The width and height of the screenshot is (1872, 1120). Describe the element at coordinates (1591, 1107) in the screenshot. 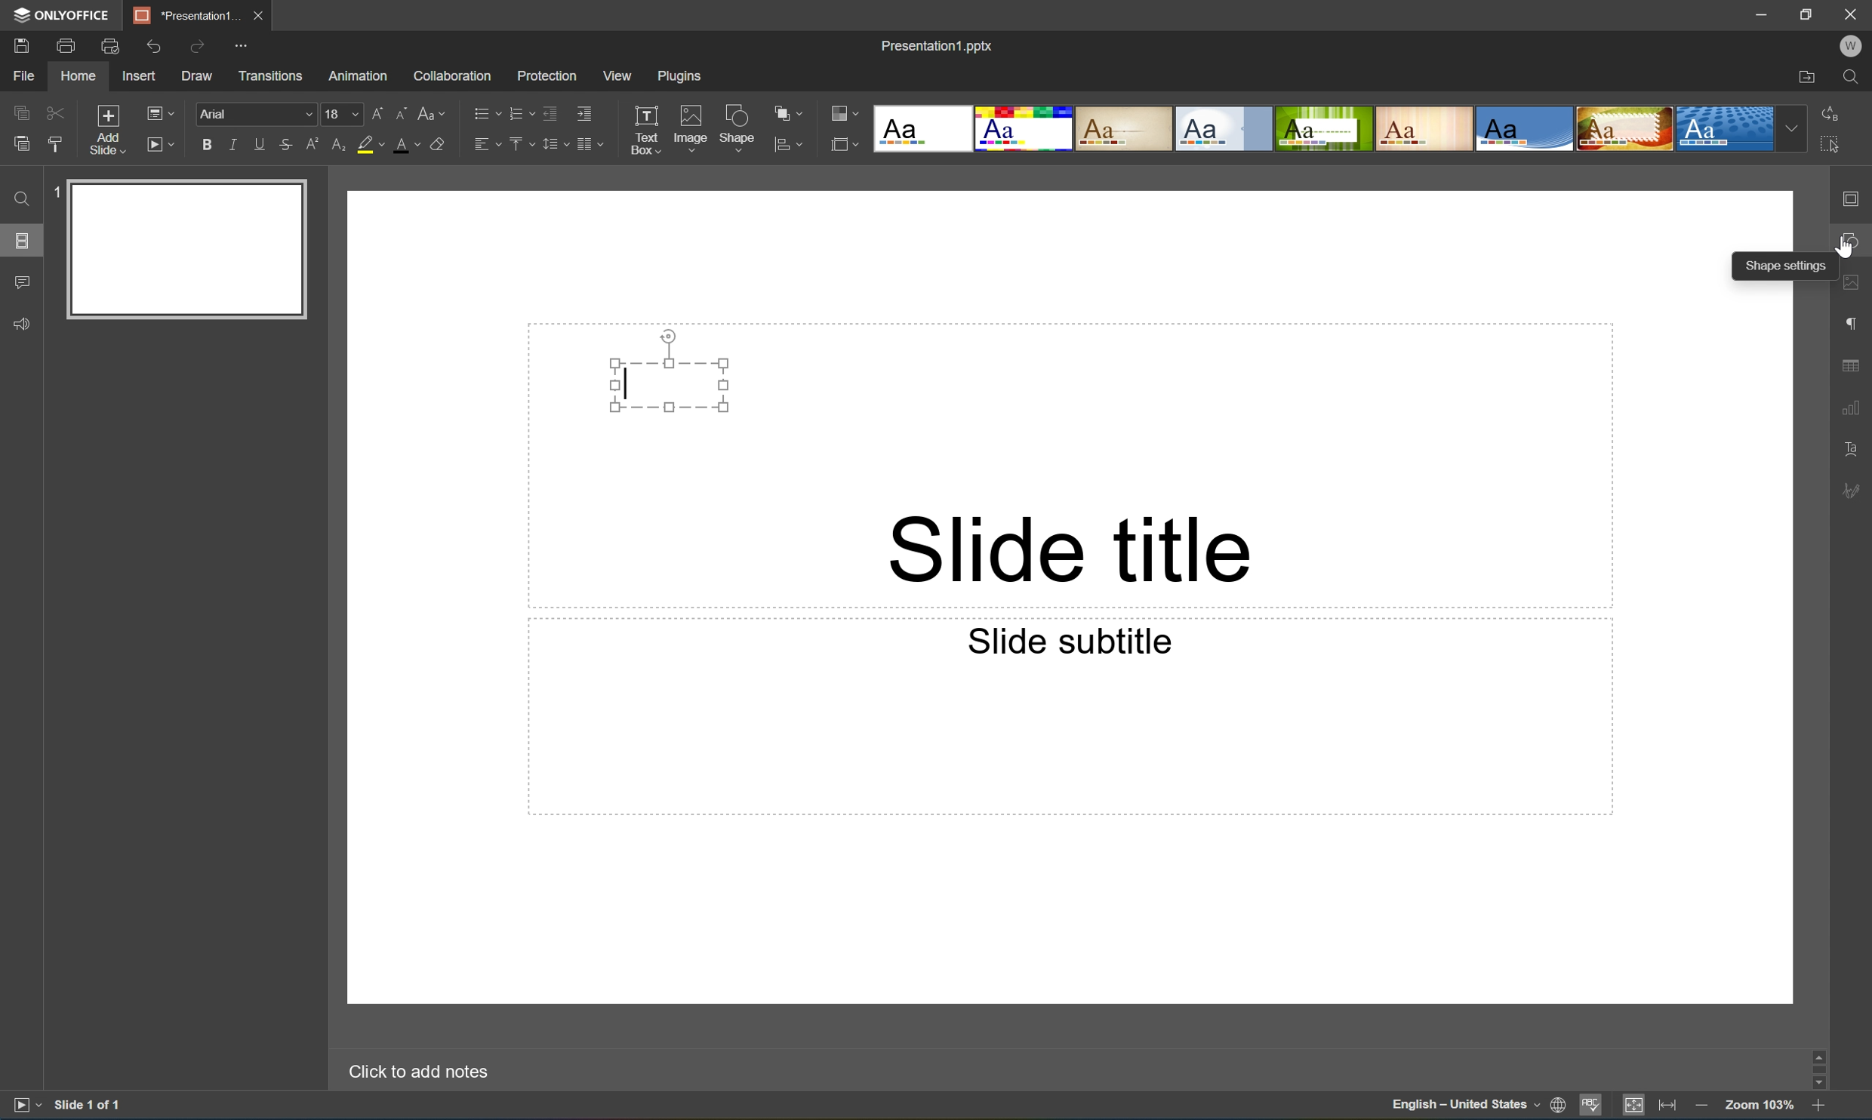

I see `Spell checking` at that location.